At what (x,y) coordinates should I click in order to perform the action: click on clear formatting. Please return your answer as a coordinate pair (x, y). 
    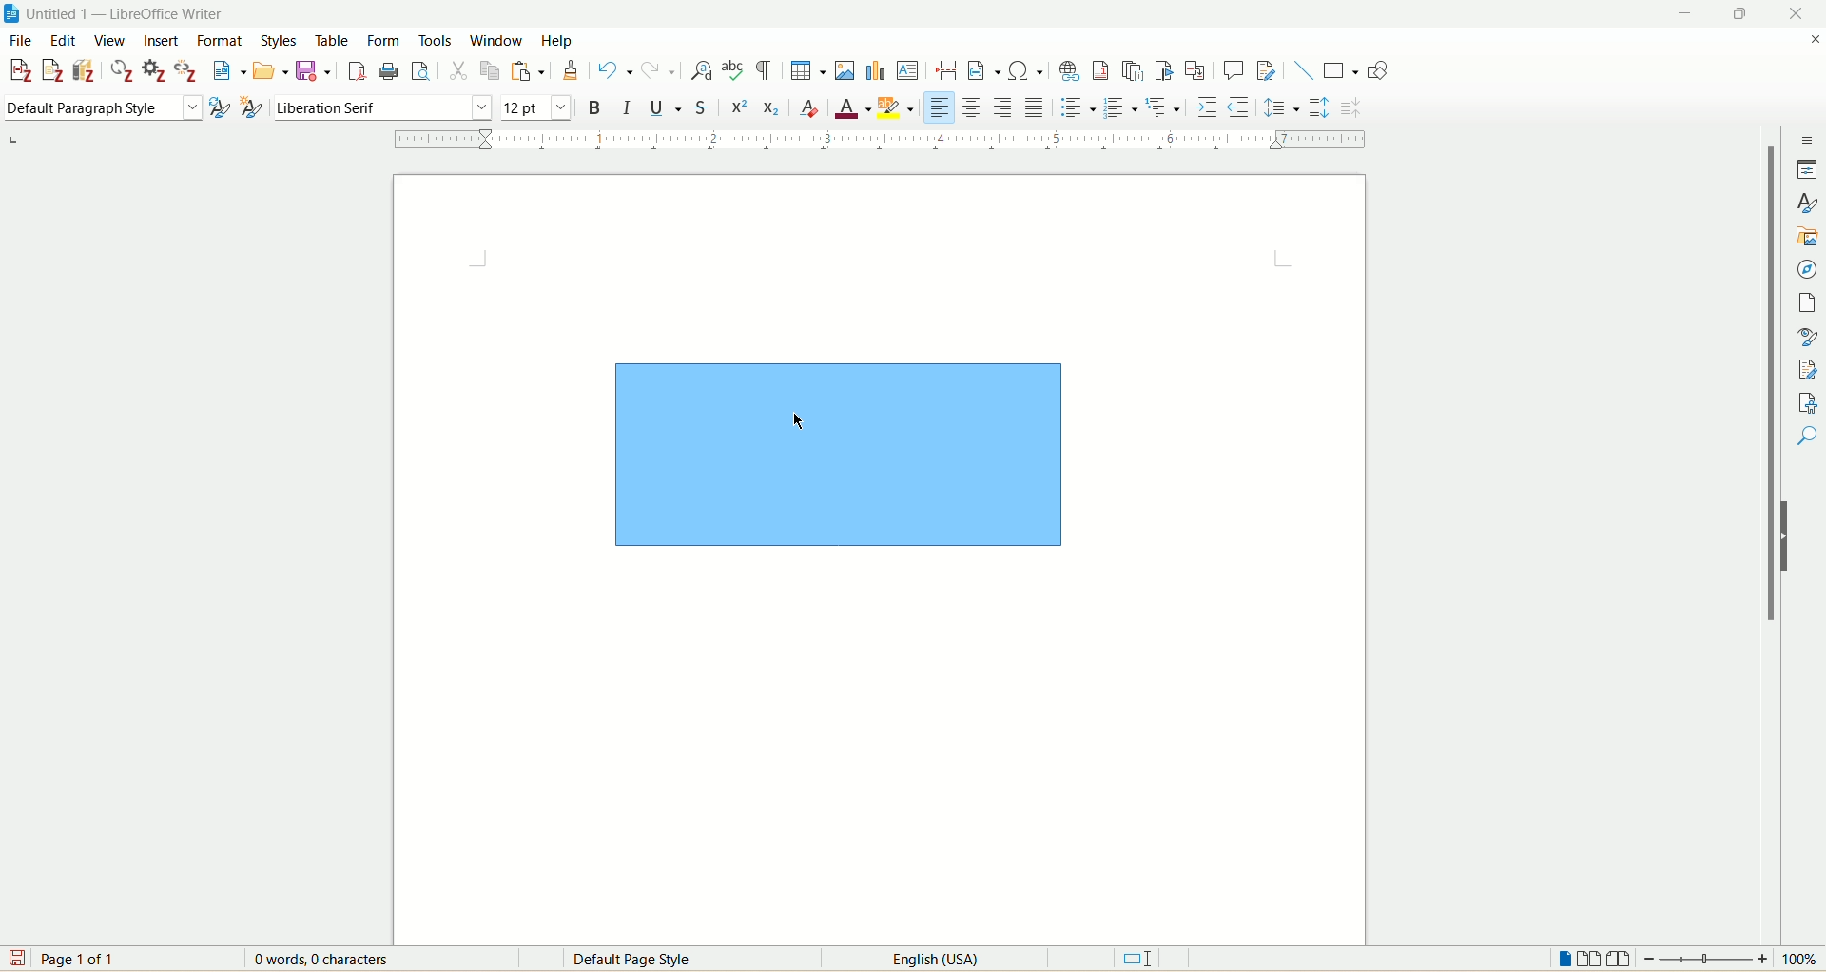
    Looking at the image, I should click on (808, 107).